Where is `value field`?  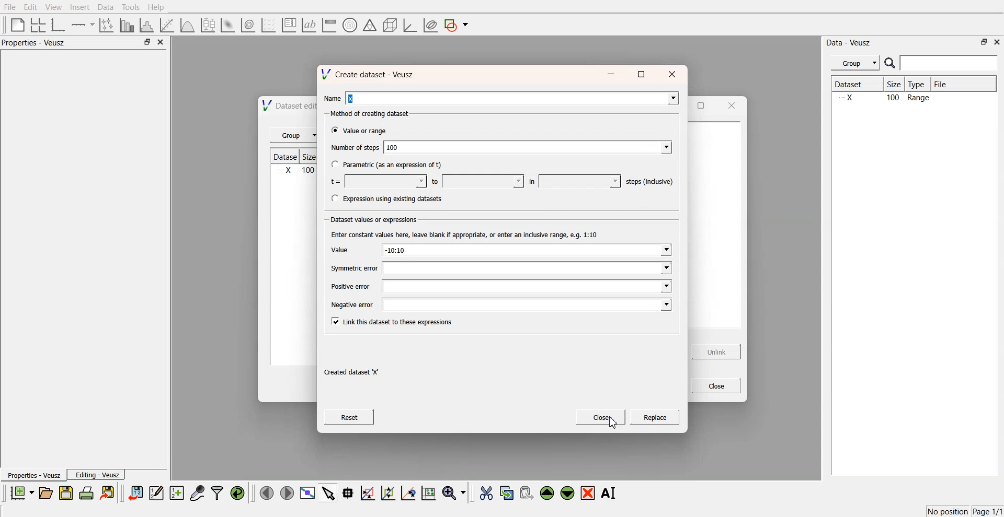 value field is located at coordinates (580, 180).